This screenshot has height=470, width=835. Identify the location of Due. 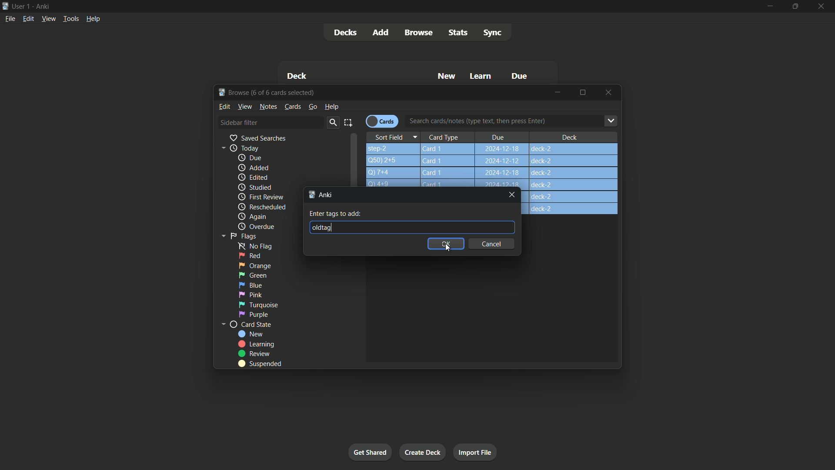
(518, 76).